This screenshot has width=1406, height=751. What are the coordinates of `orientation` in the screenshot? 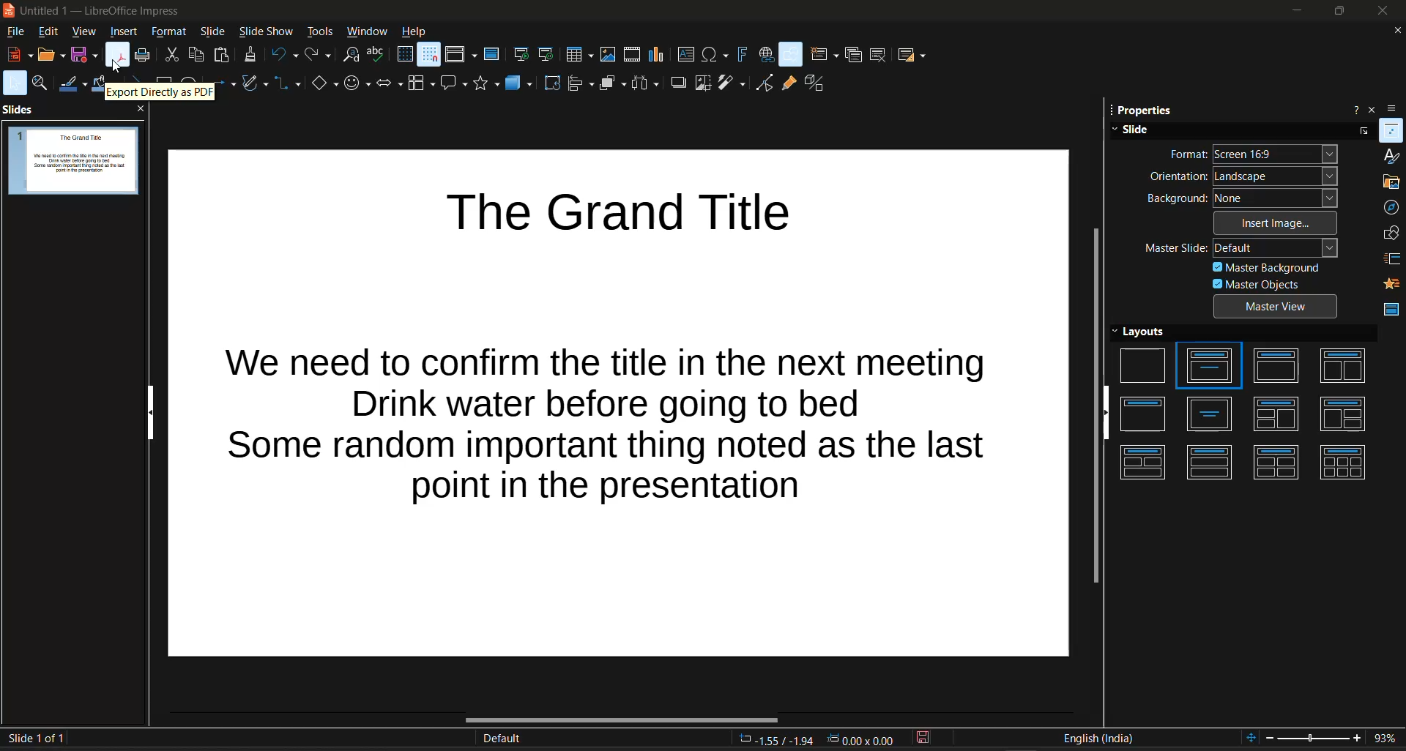 It's located at (1245, 177).